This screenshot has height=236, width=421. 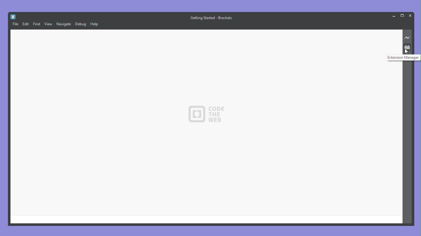 I want to click on Live preview, so click(x=408, y=38).